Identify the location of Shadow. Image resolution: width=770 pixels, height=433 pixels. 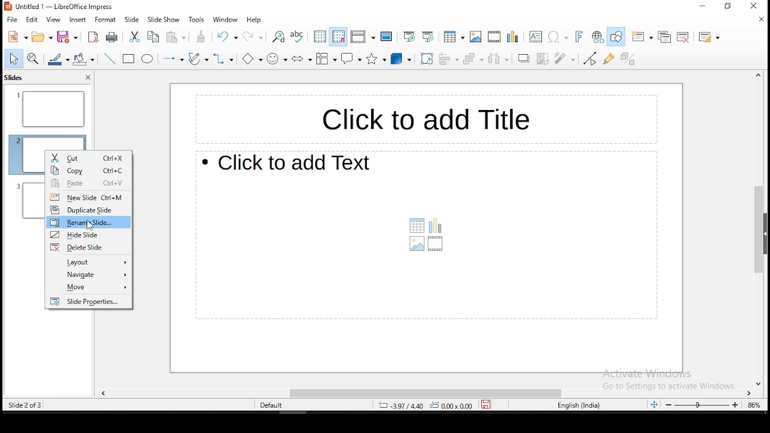
(524, 58).